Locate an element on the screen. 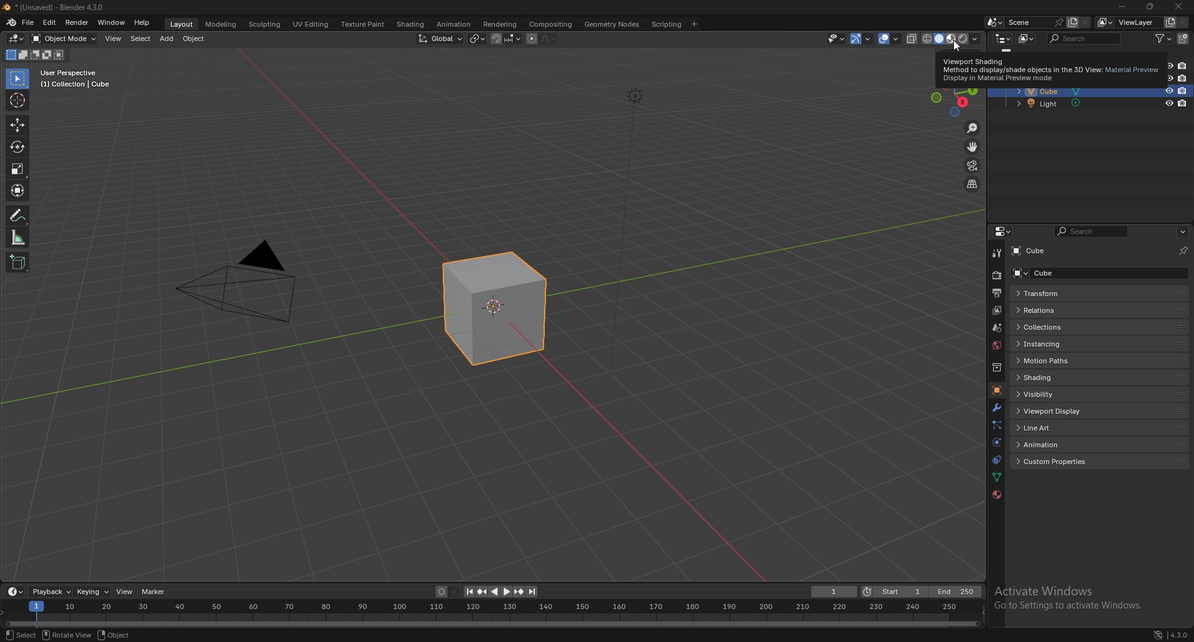 This screenshot has width=1194, height=642. file is located at coordinates (29, 23).